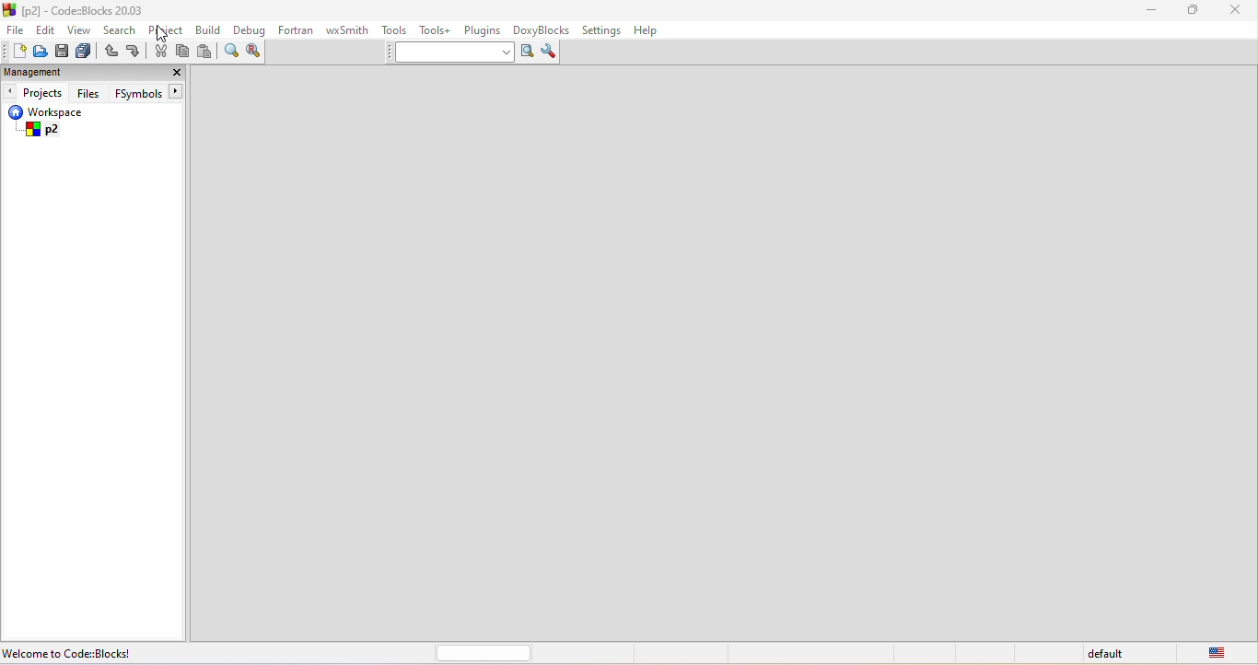  What do you see at coordinates (183, 52) in the screenshot?
I see `copy` at bounding box center [183, 52].